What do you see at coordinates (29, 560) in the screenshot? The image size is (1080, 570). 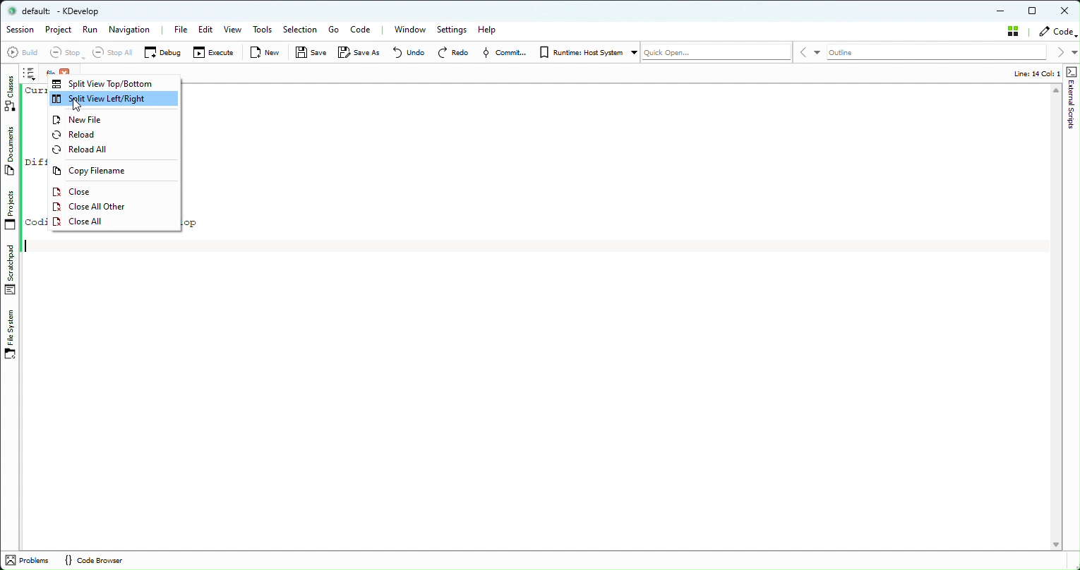 I see `problems` at bounding box center [29, 560].